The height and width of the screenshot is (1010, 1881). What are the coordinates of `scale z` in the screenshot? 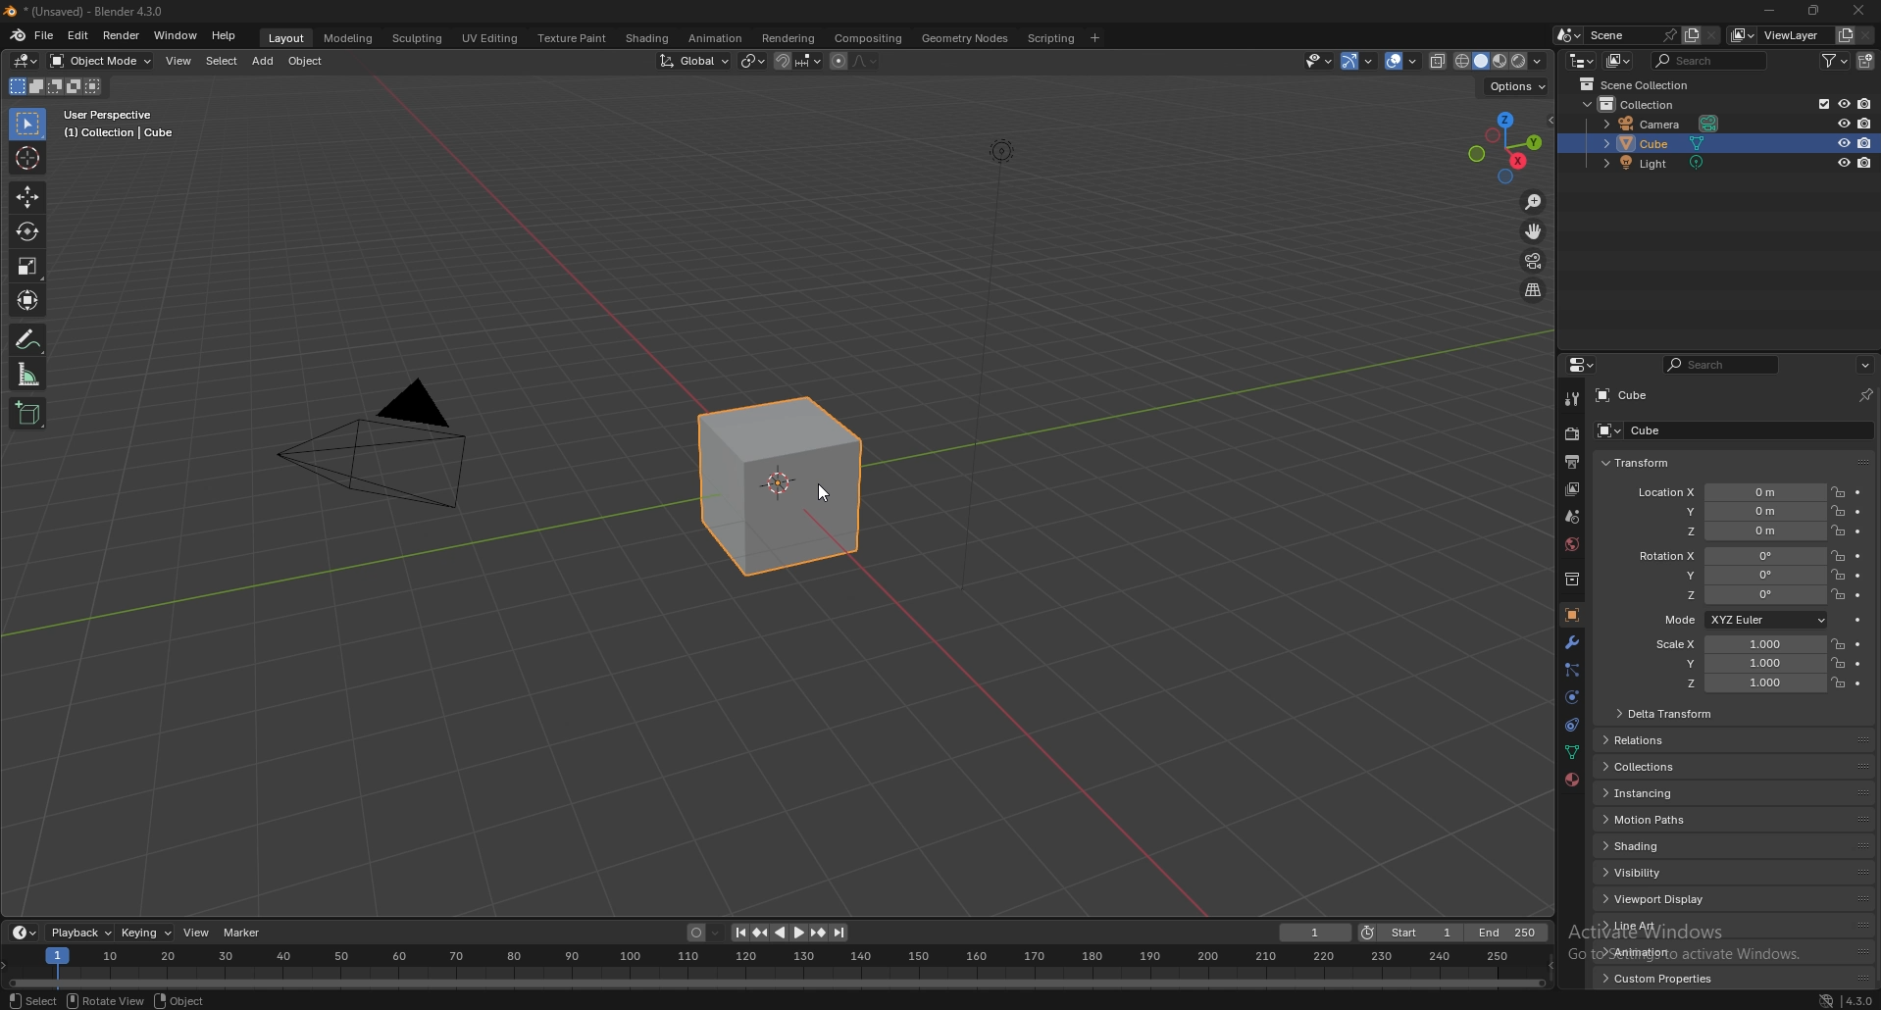 It's located at (1742, 683).